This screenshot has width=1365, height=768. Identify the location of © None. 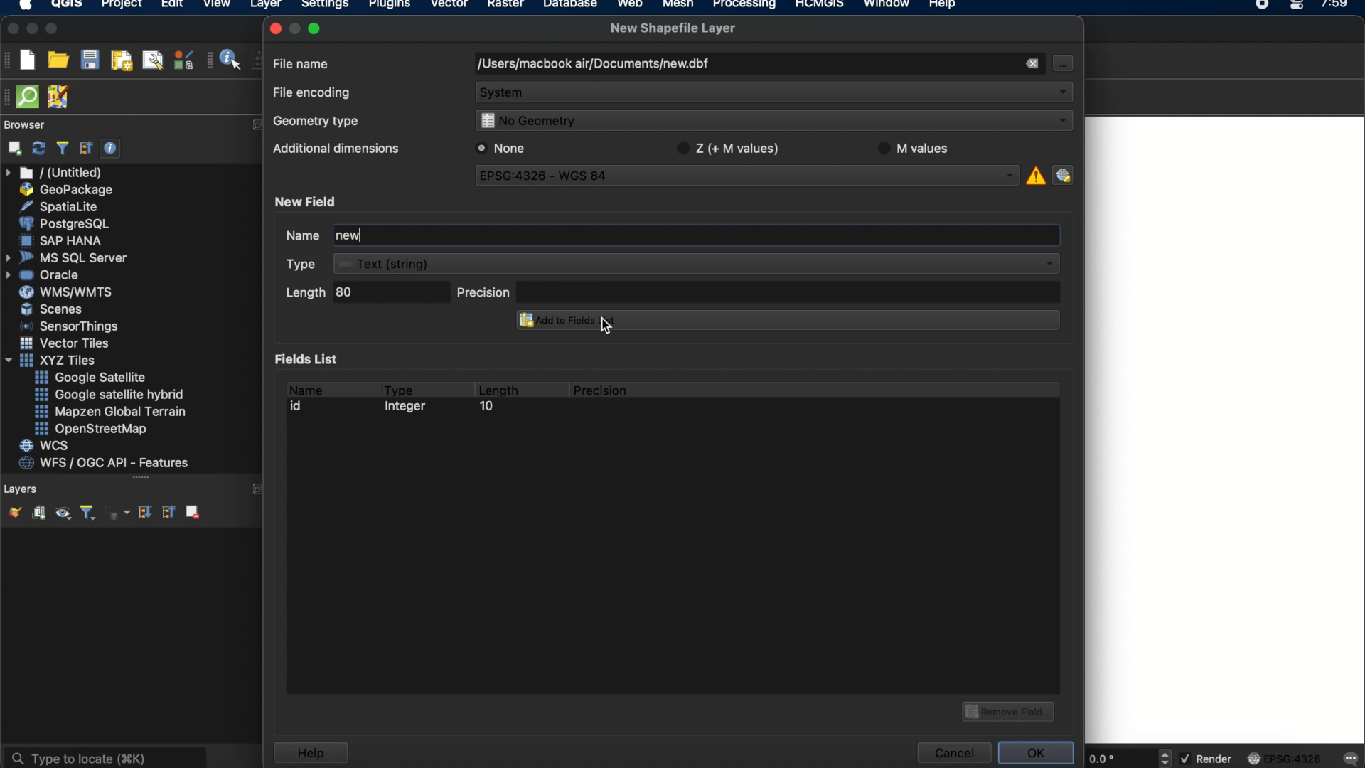
(501, 148).